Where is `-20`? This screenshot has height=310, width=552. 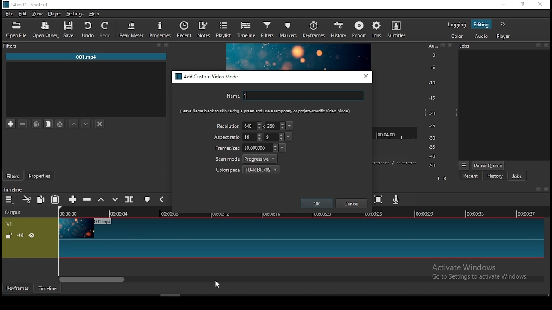 -20 is located at coordinates (432, 113).